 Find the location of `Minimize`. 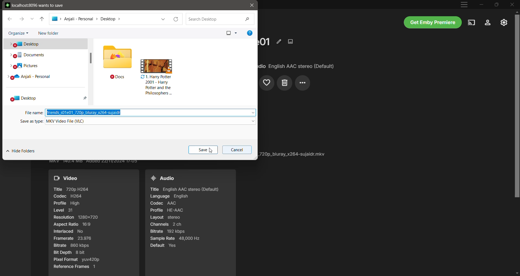

Minimize is located at coordinates (482, 4).